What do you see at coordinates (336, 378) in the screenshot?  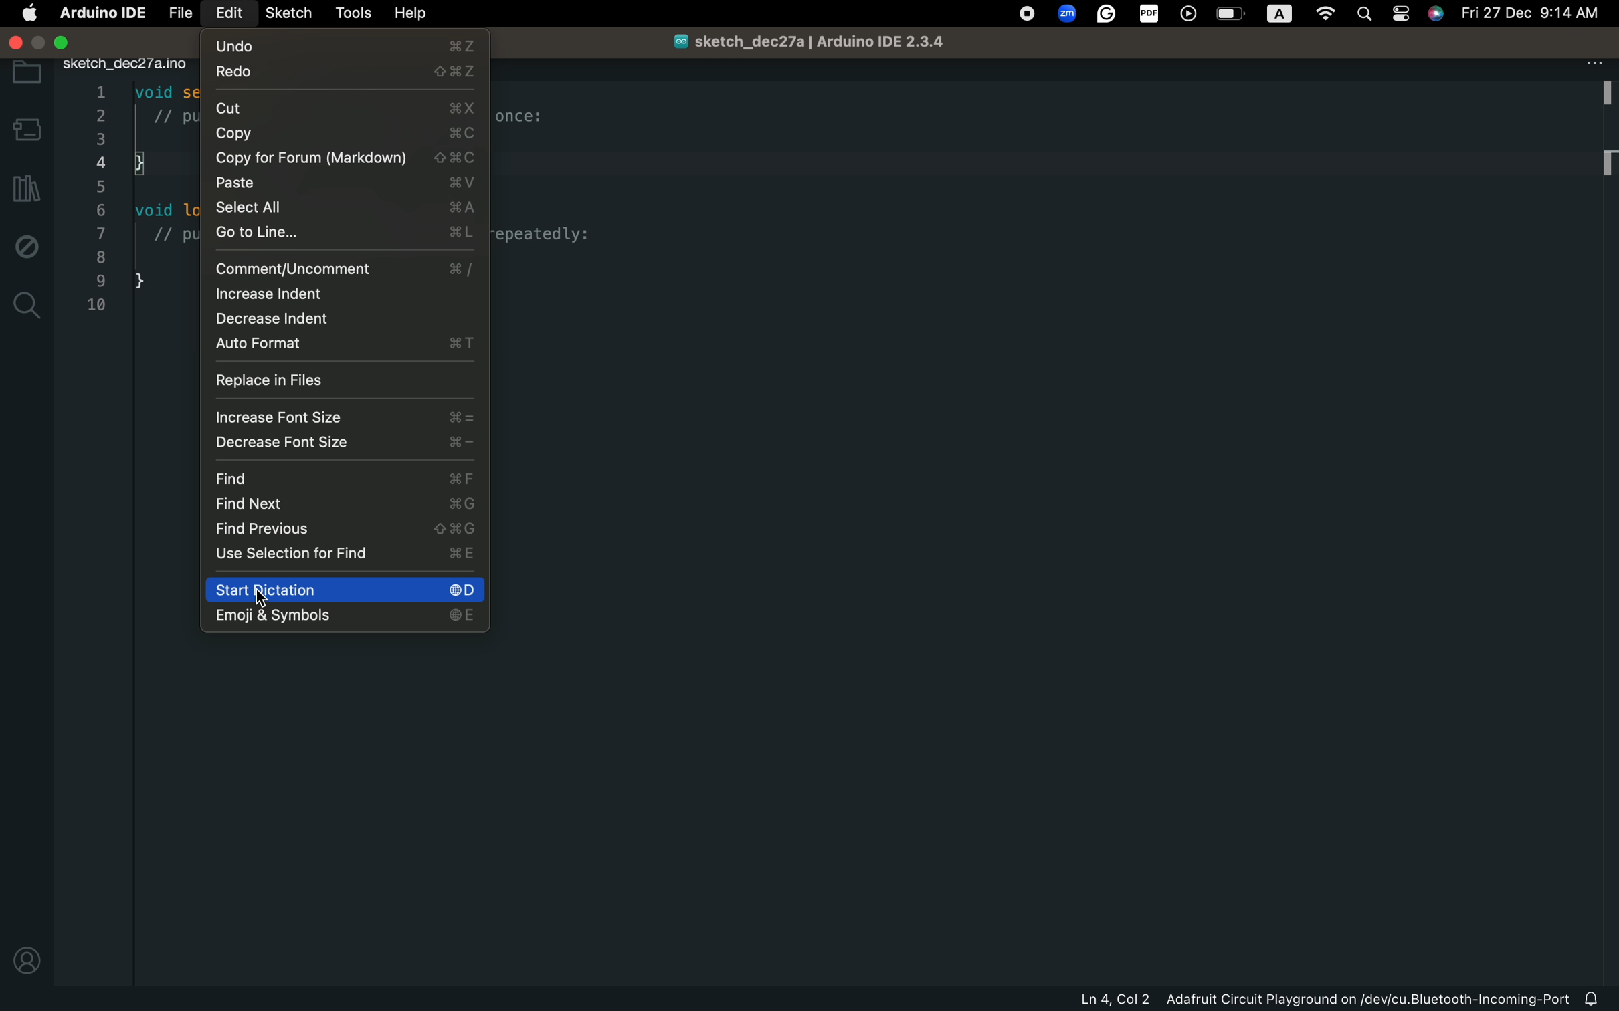 I see `replace in files` at bounding box center [336, 378].